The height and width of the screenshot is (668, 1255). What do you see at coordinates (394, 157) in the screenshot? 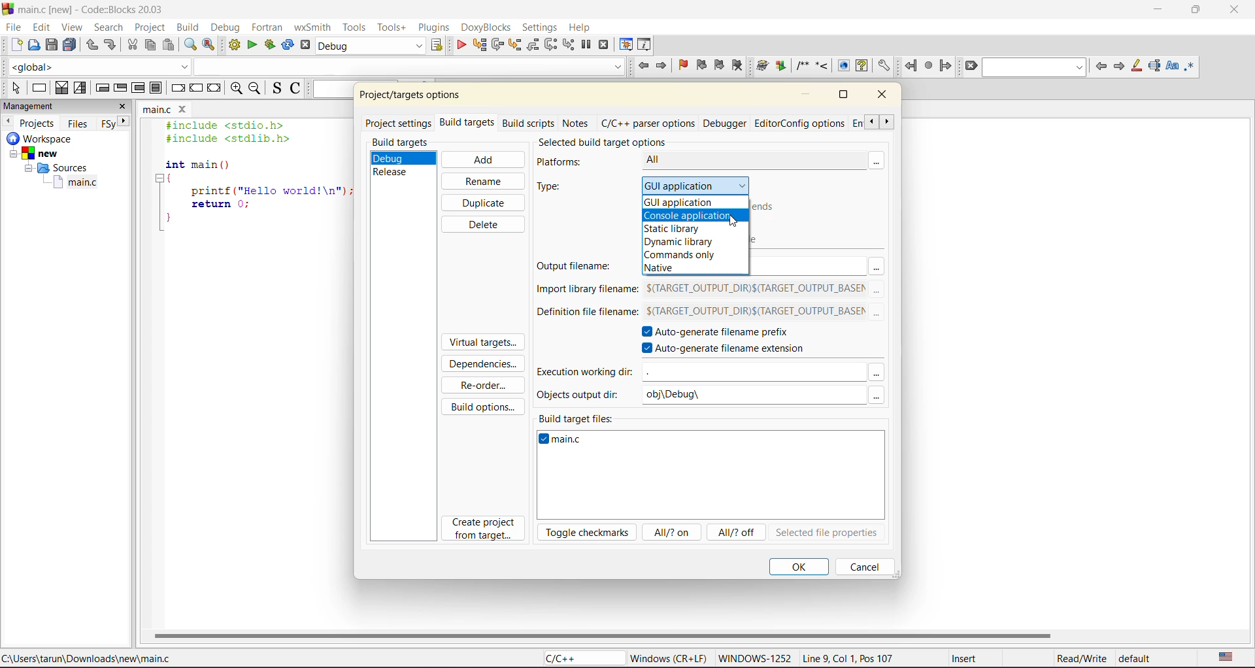
I see `debug` at bounding box center [394, 157].